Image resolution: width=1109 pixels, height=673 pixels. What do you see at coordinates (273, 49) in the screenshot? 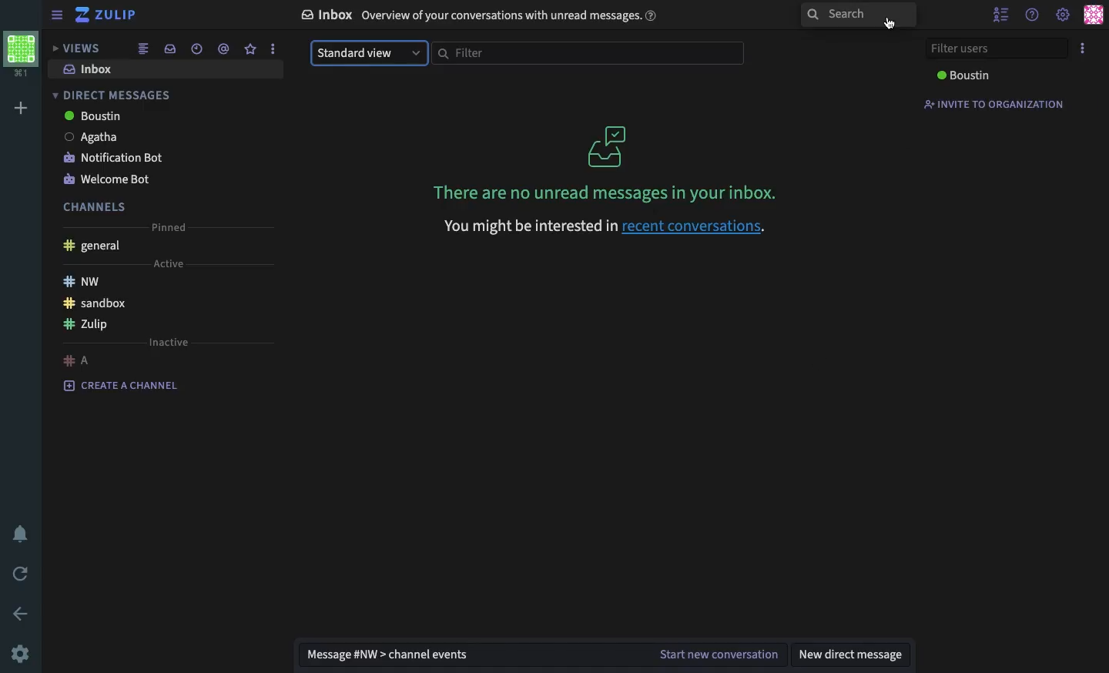
I see `options` at bounding box center [273, 49].